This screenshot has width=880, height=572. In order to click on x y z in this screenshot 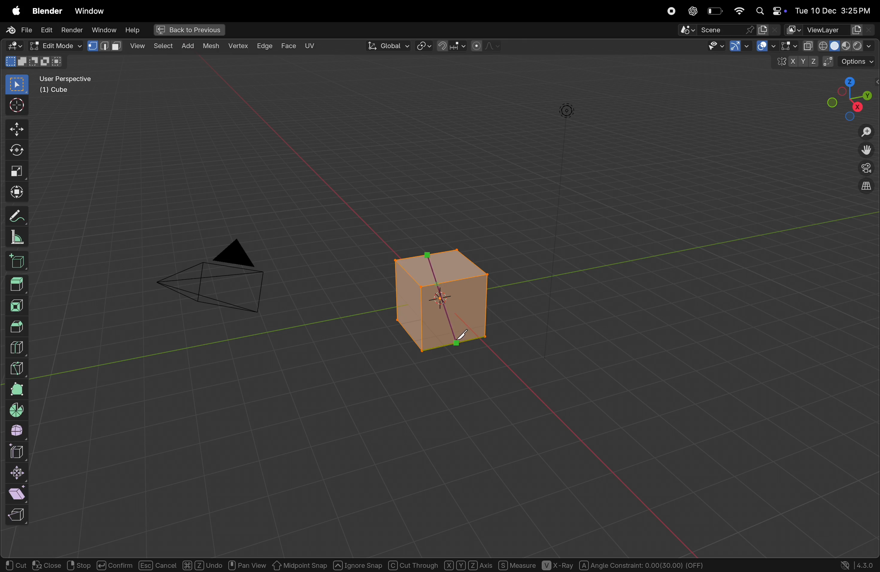, I will do `click(795, 63)`.